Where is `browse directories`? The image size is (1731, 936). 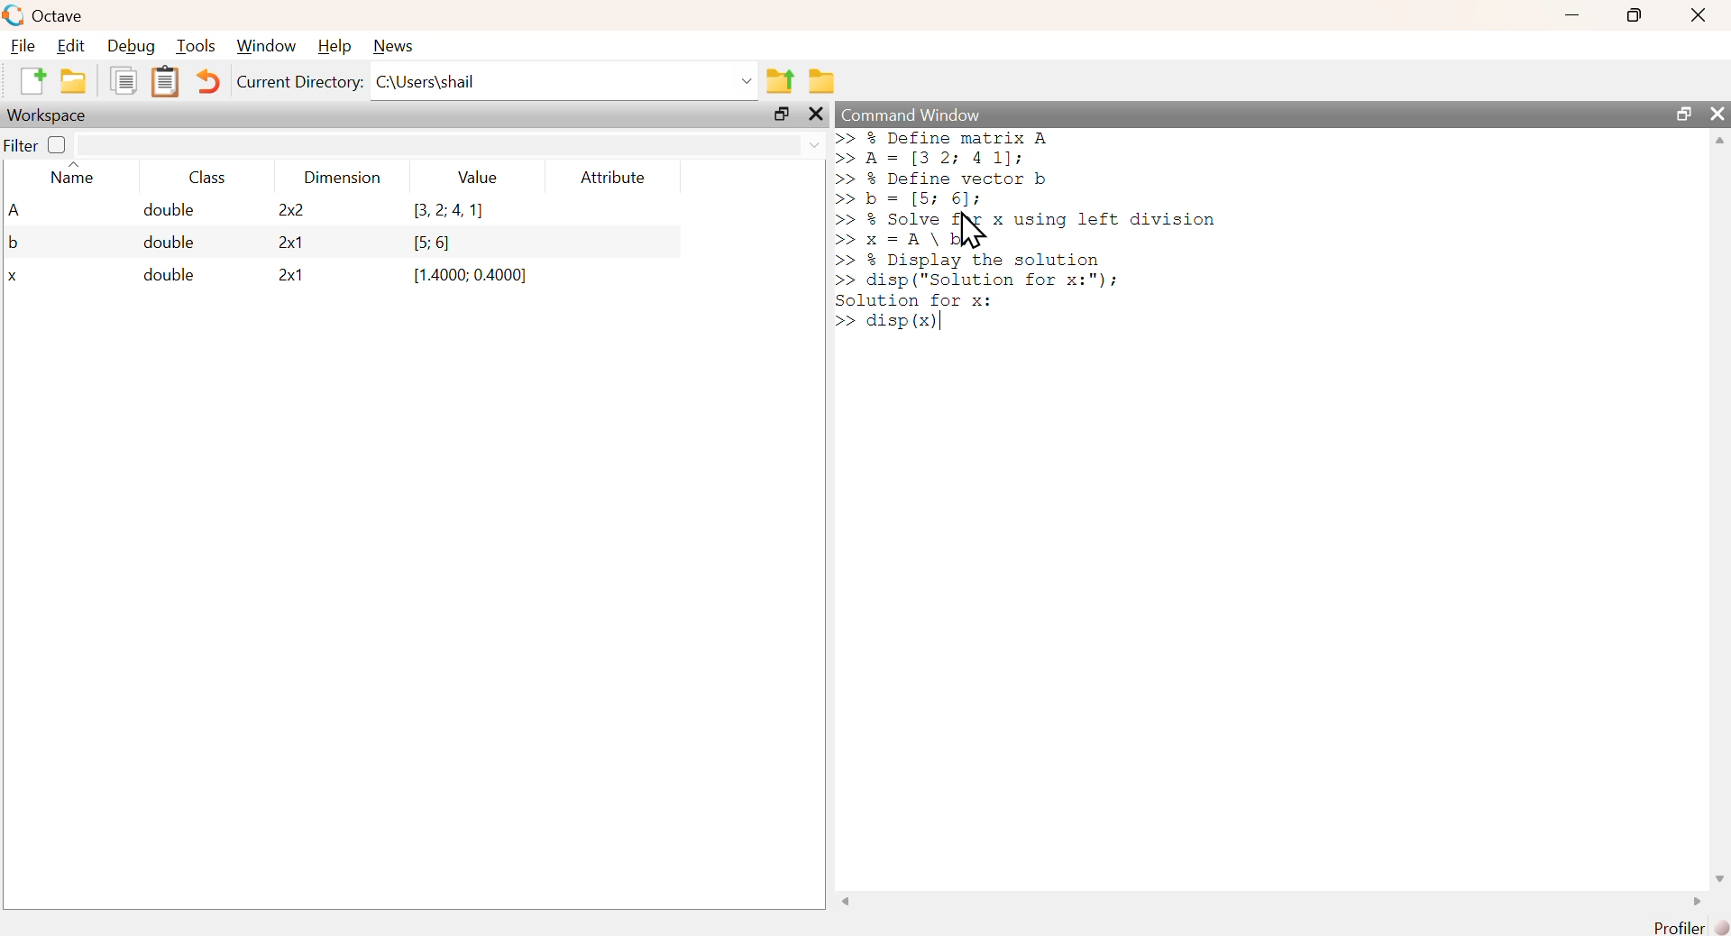
browse directories is located at coordinates (823, 81).